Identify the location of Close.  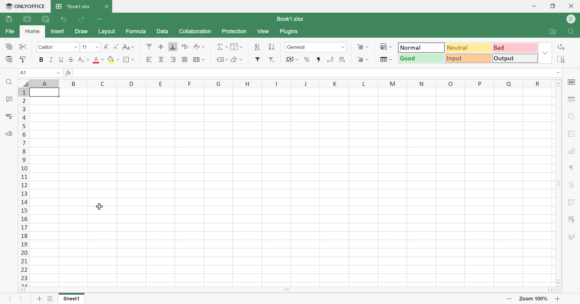
(106, 7).